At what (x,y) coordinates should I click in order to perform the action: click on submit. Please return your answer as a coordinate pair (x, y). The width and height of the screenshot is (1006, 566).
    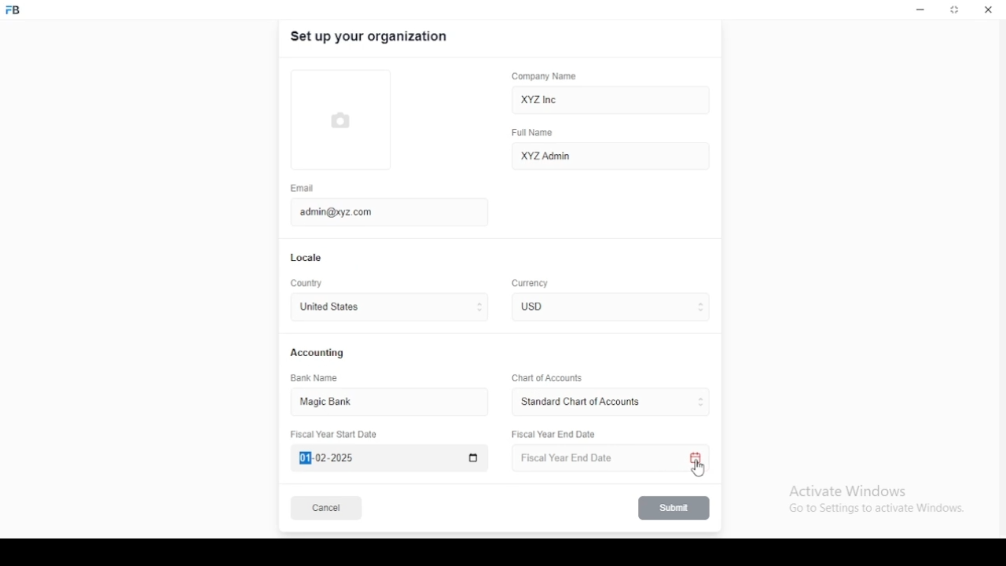
    Looking at the image, I should click on (675, 508).